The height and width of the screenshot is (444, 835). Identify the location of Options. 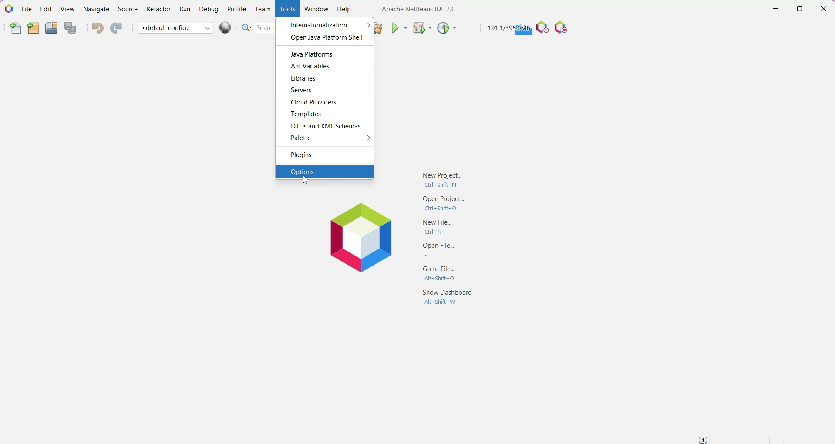
(324, 171).